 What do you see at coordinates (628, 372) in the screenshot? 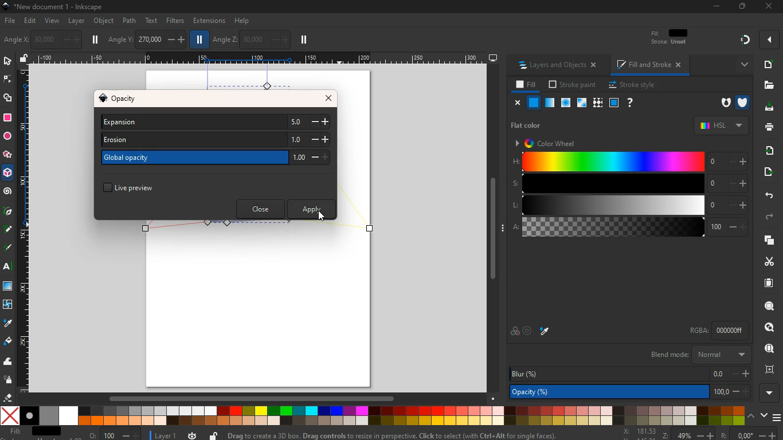
I see `blur` at bounding box center [628, 372].